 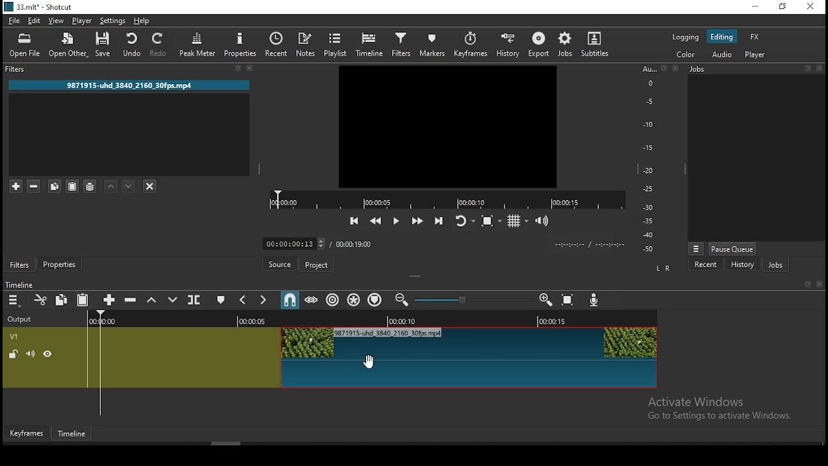 I want to click on scale, so click(x=648, y=159).